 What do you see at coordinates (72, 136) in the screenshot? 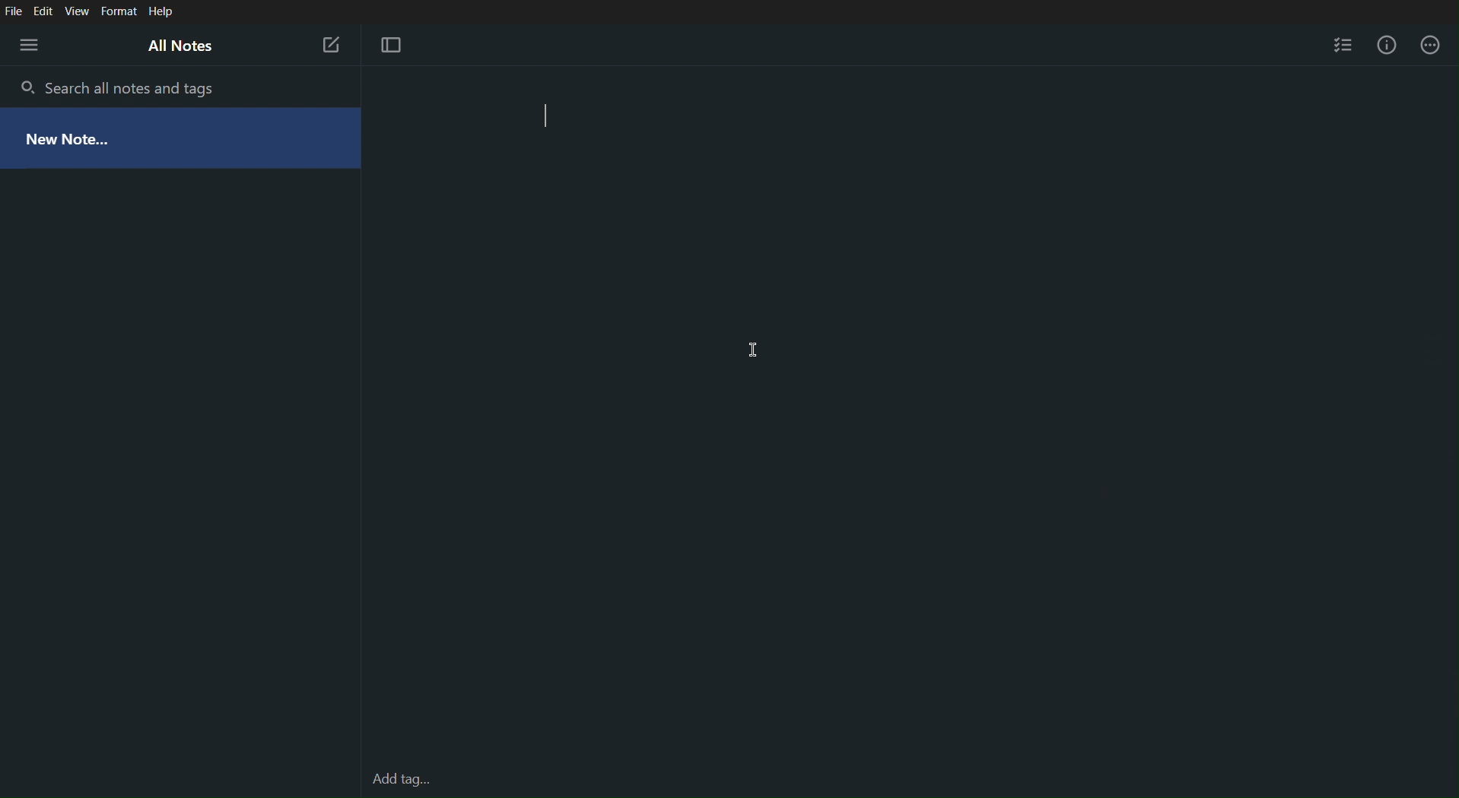
I see `New Note` at bounding box center [72, 136].